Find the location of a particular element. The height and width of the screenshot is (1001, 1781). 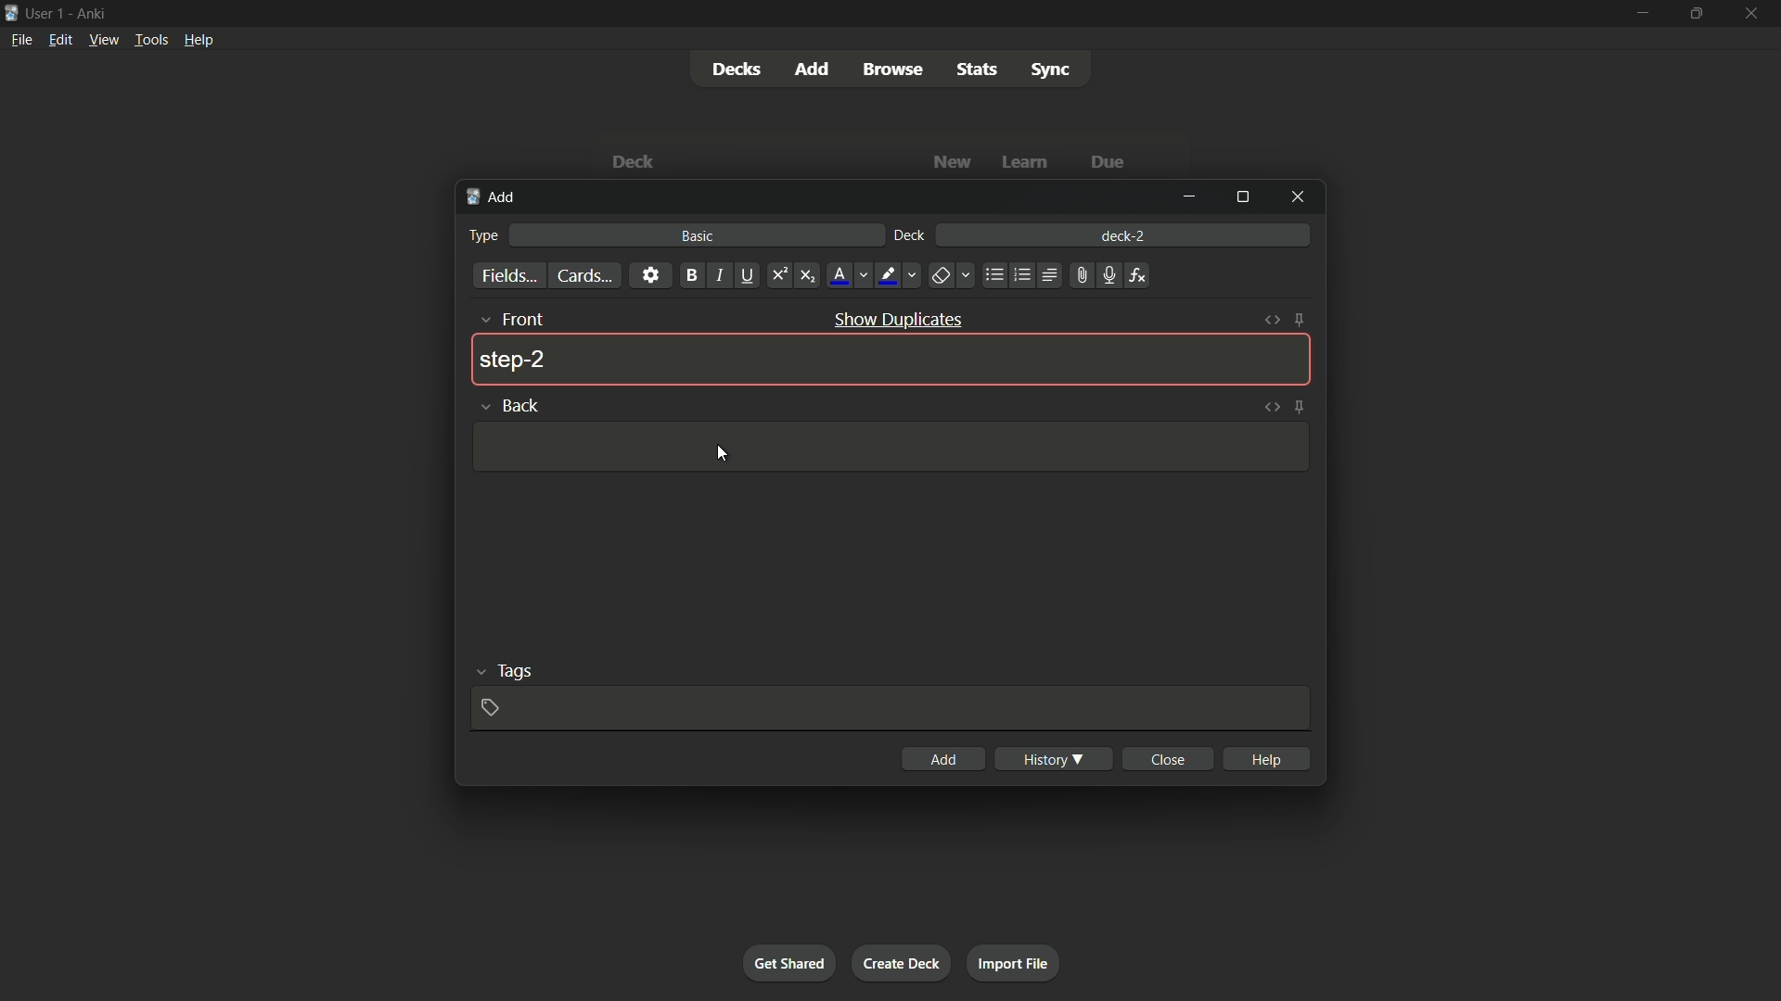

toggle html editor is located at coordinates (1275, 318).